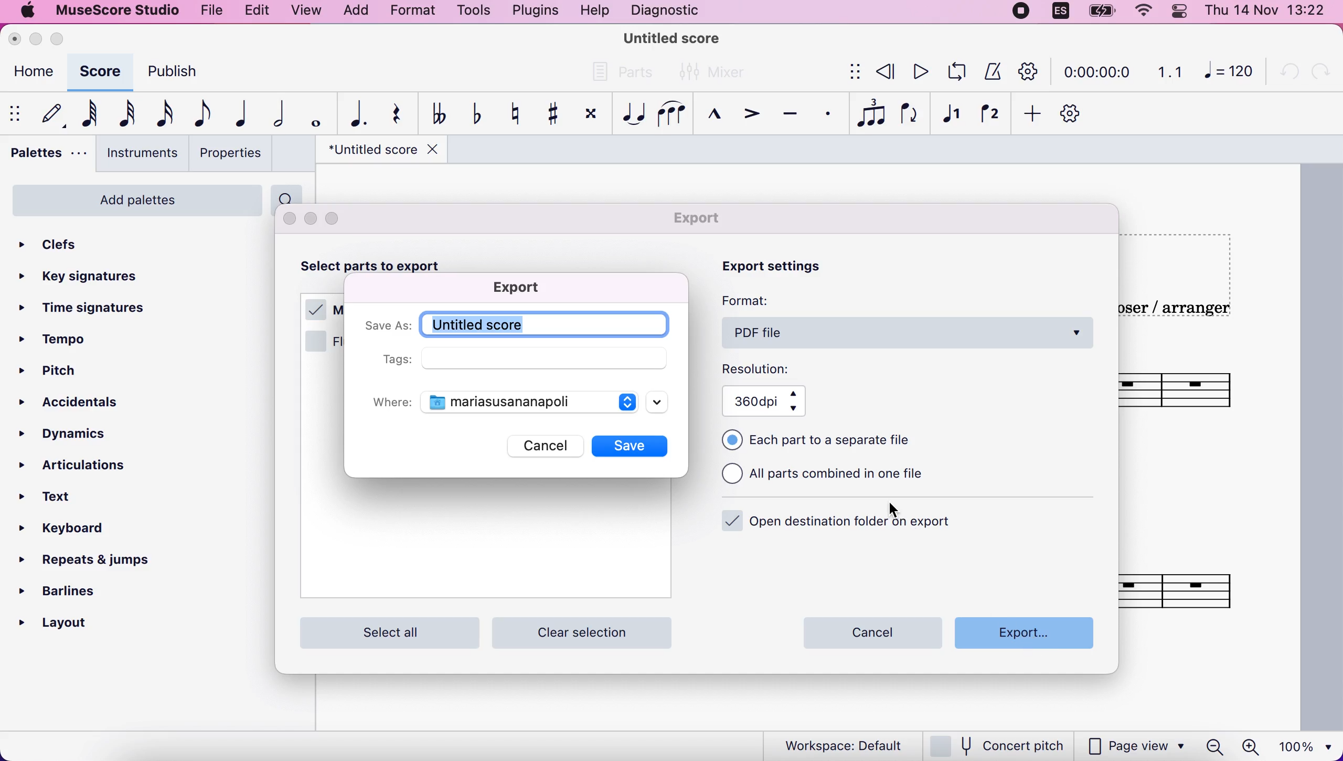 This screenshot has width=1343, height=761. What do you see at coordinates (435, 115) in the screenshot?
I see `toggle double flat` at bounding box center [435, 115].